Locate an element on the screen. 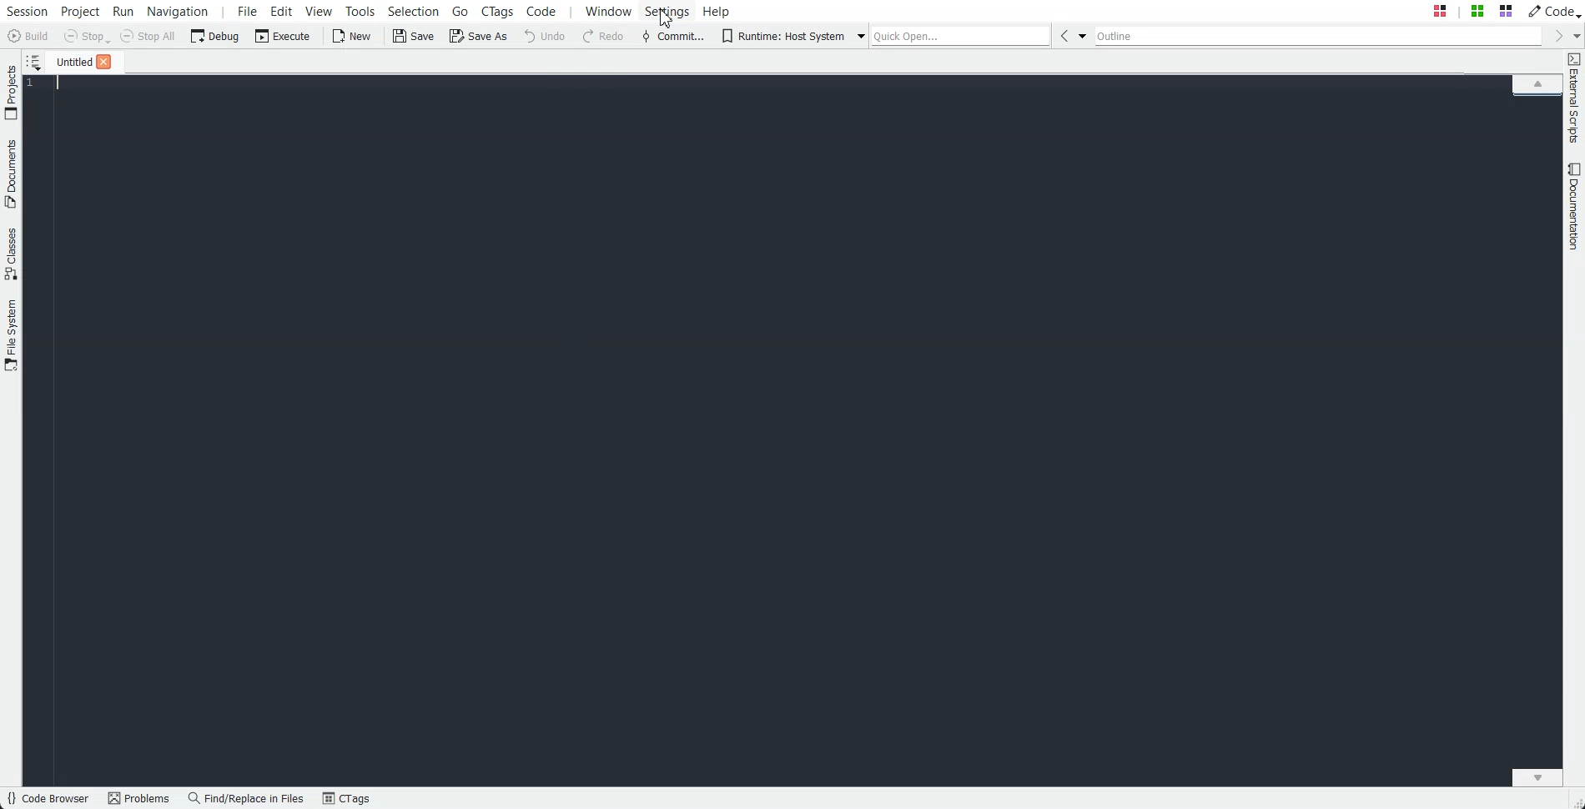 The image size is (1585, 809). Stop All is located at coordinates (148, 36).